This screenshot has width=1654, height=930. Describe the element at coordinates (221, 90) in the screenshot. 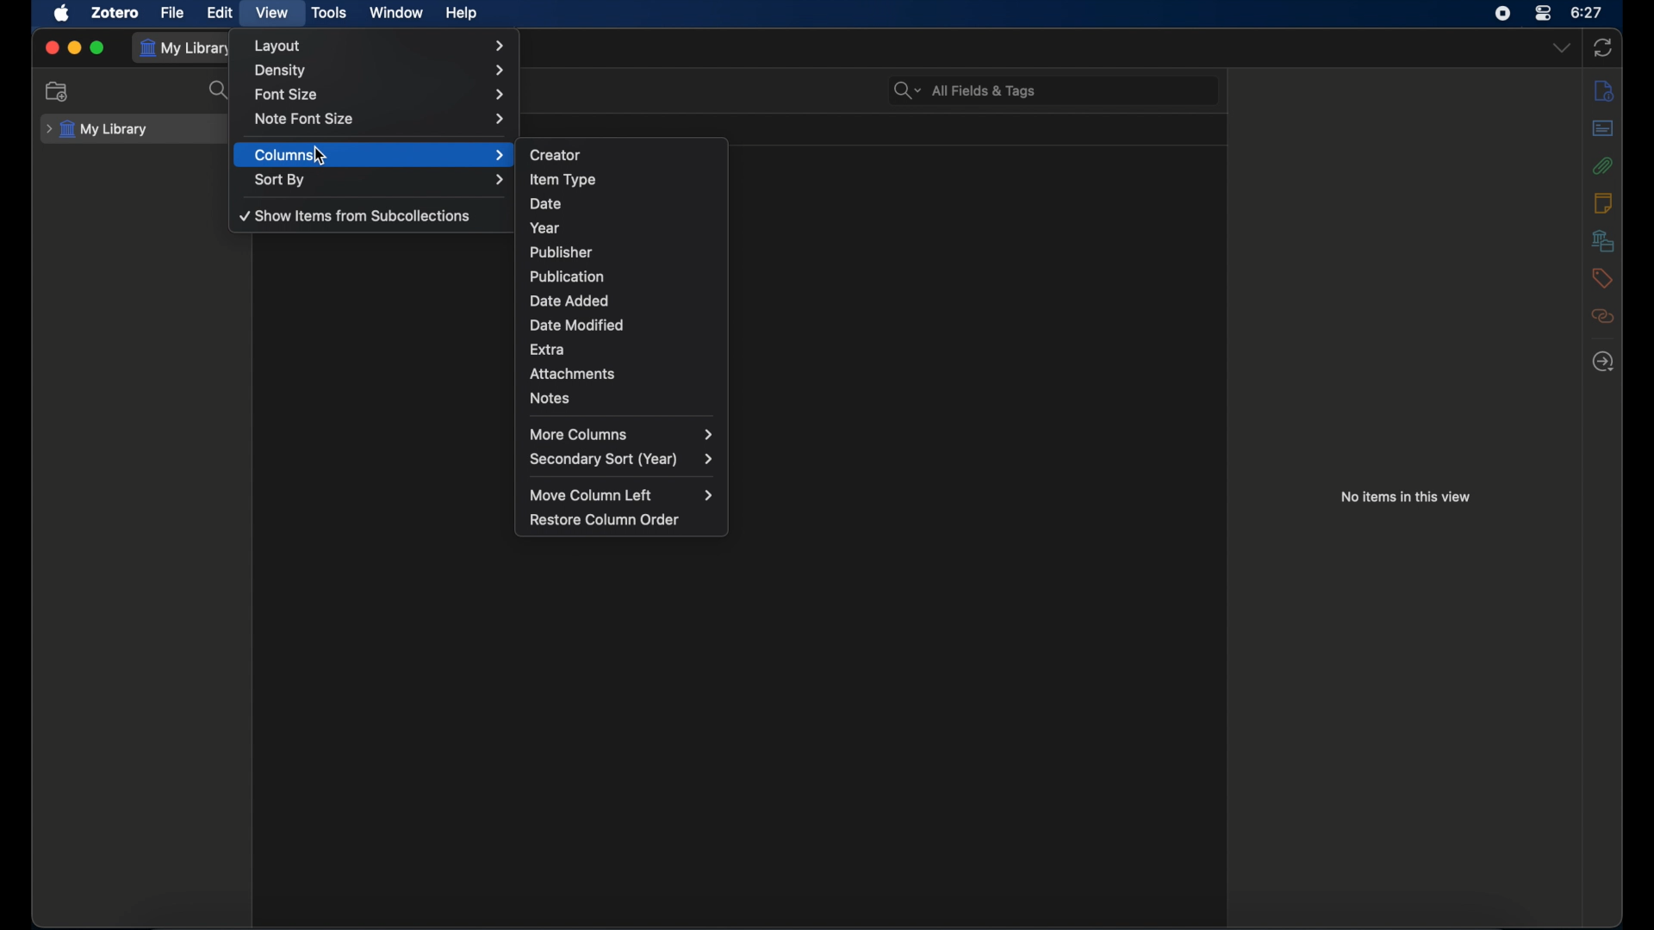

I see `search` at that location.